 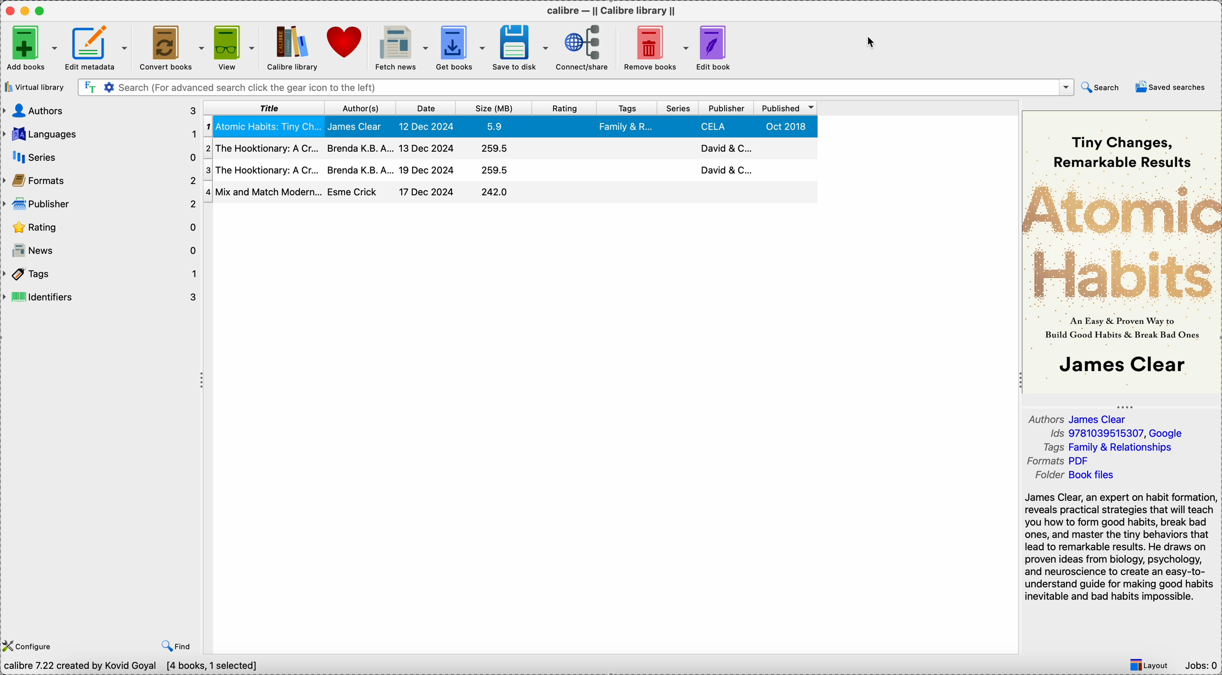 I want to click on authors, so click(x=1078, y=419).